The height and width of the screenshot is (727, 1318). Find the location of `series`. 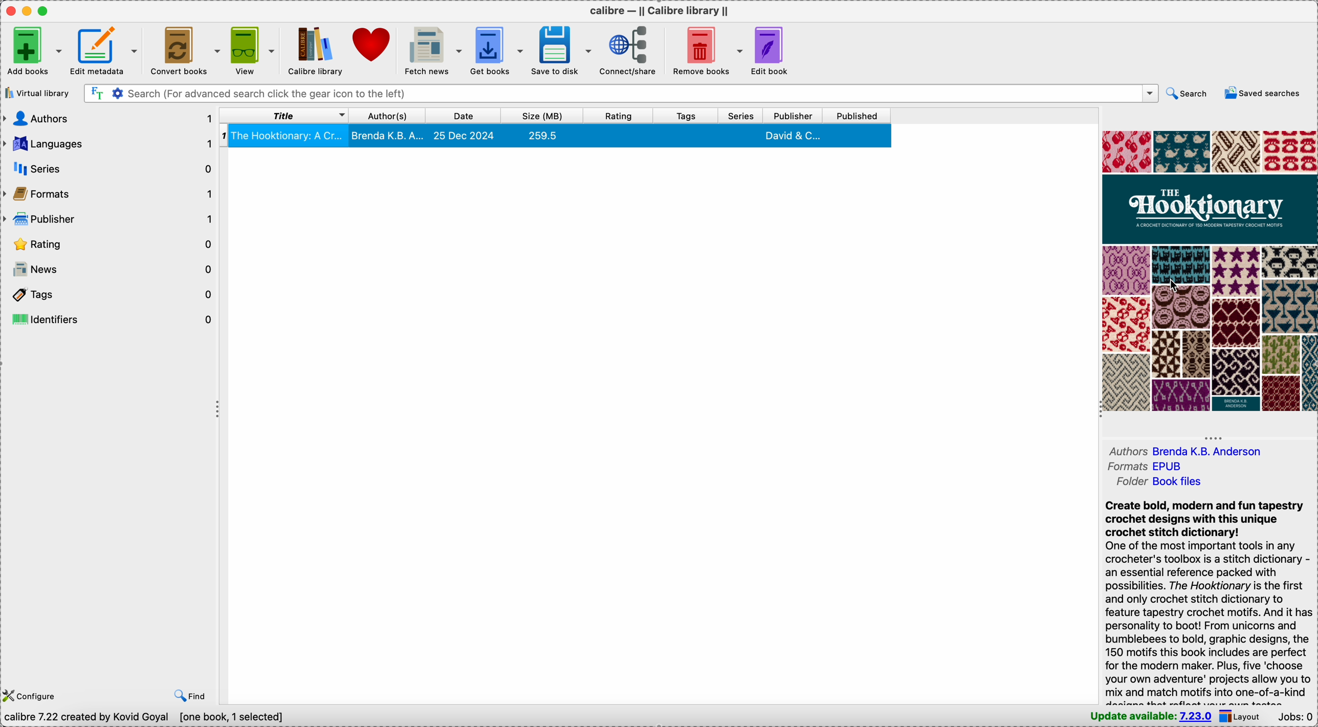

series is located at coordinates (740, 115).